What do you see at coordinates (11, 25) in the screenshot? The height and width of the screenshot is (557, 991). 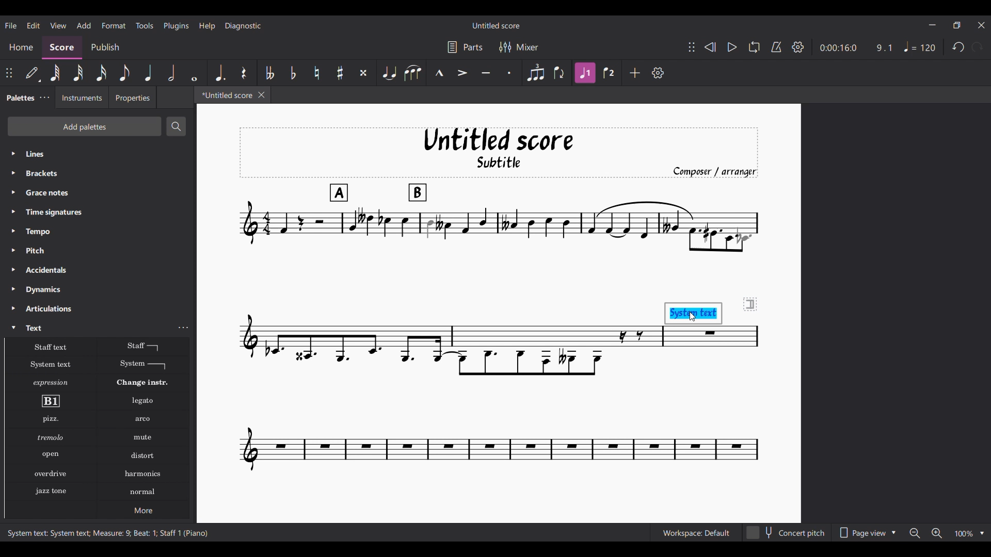 I see `File menu` at bounding box center [11, 25].